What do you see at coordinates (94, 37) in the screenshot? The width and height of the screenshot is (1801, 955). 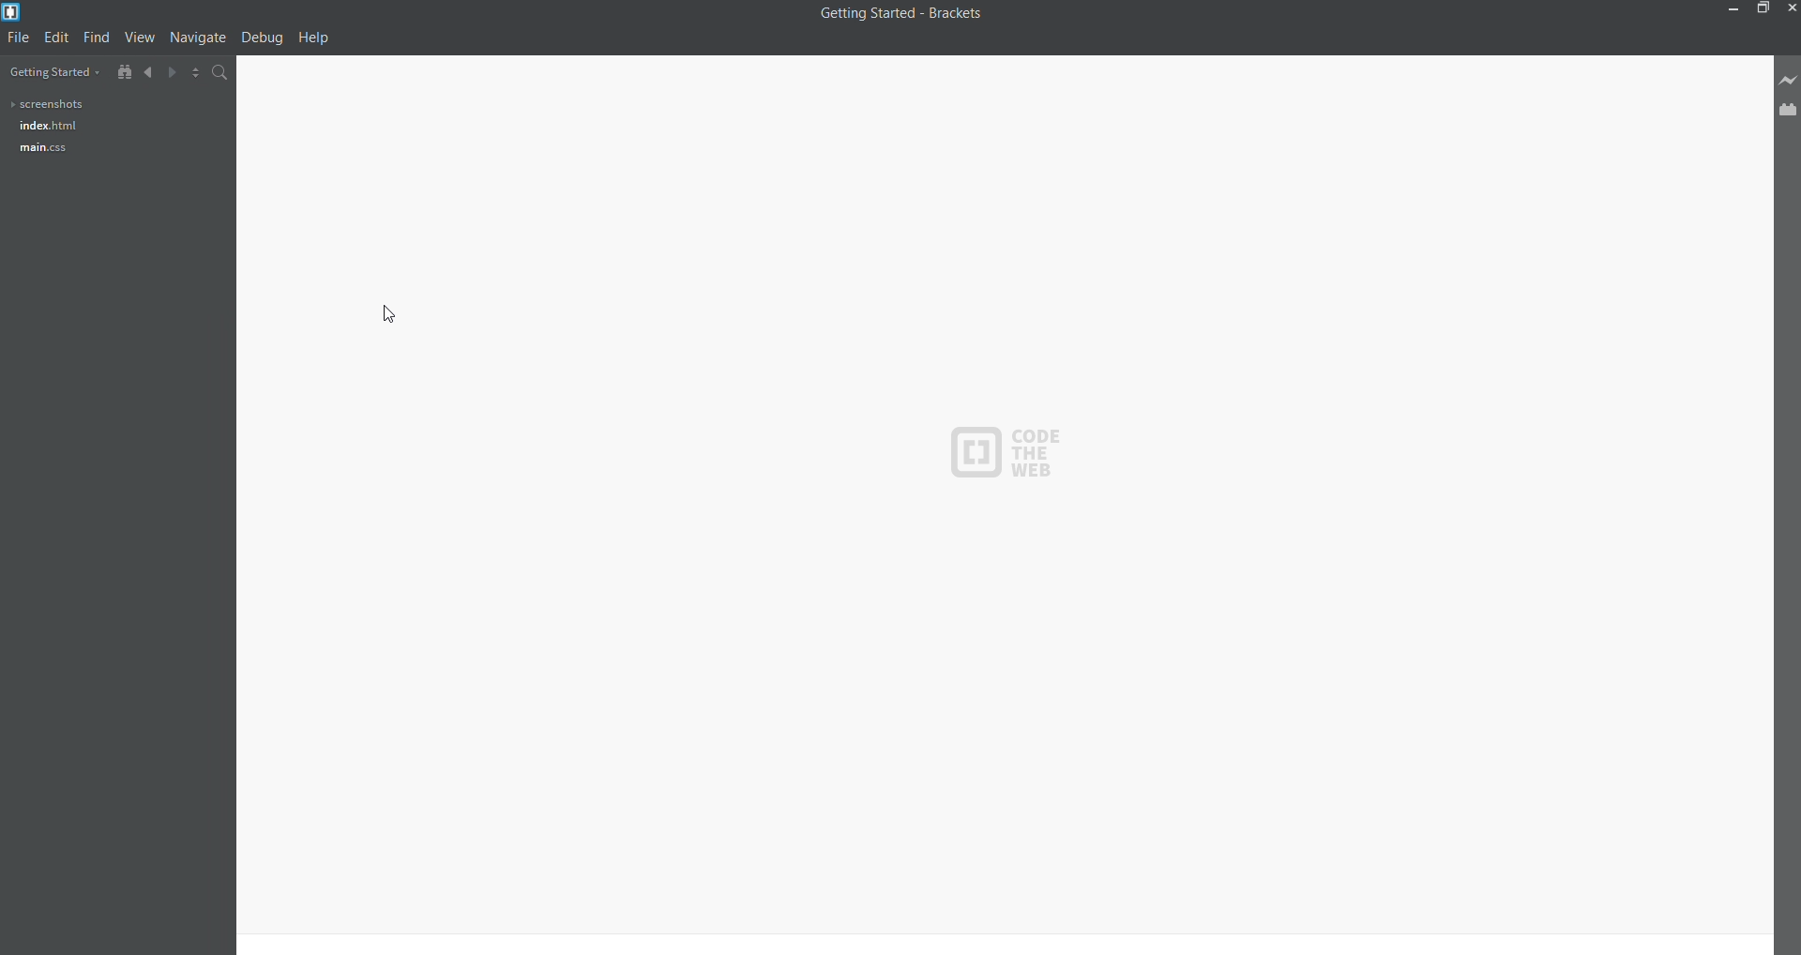 I see `find` at bounding box center [94, 37].